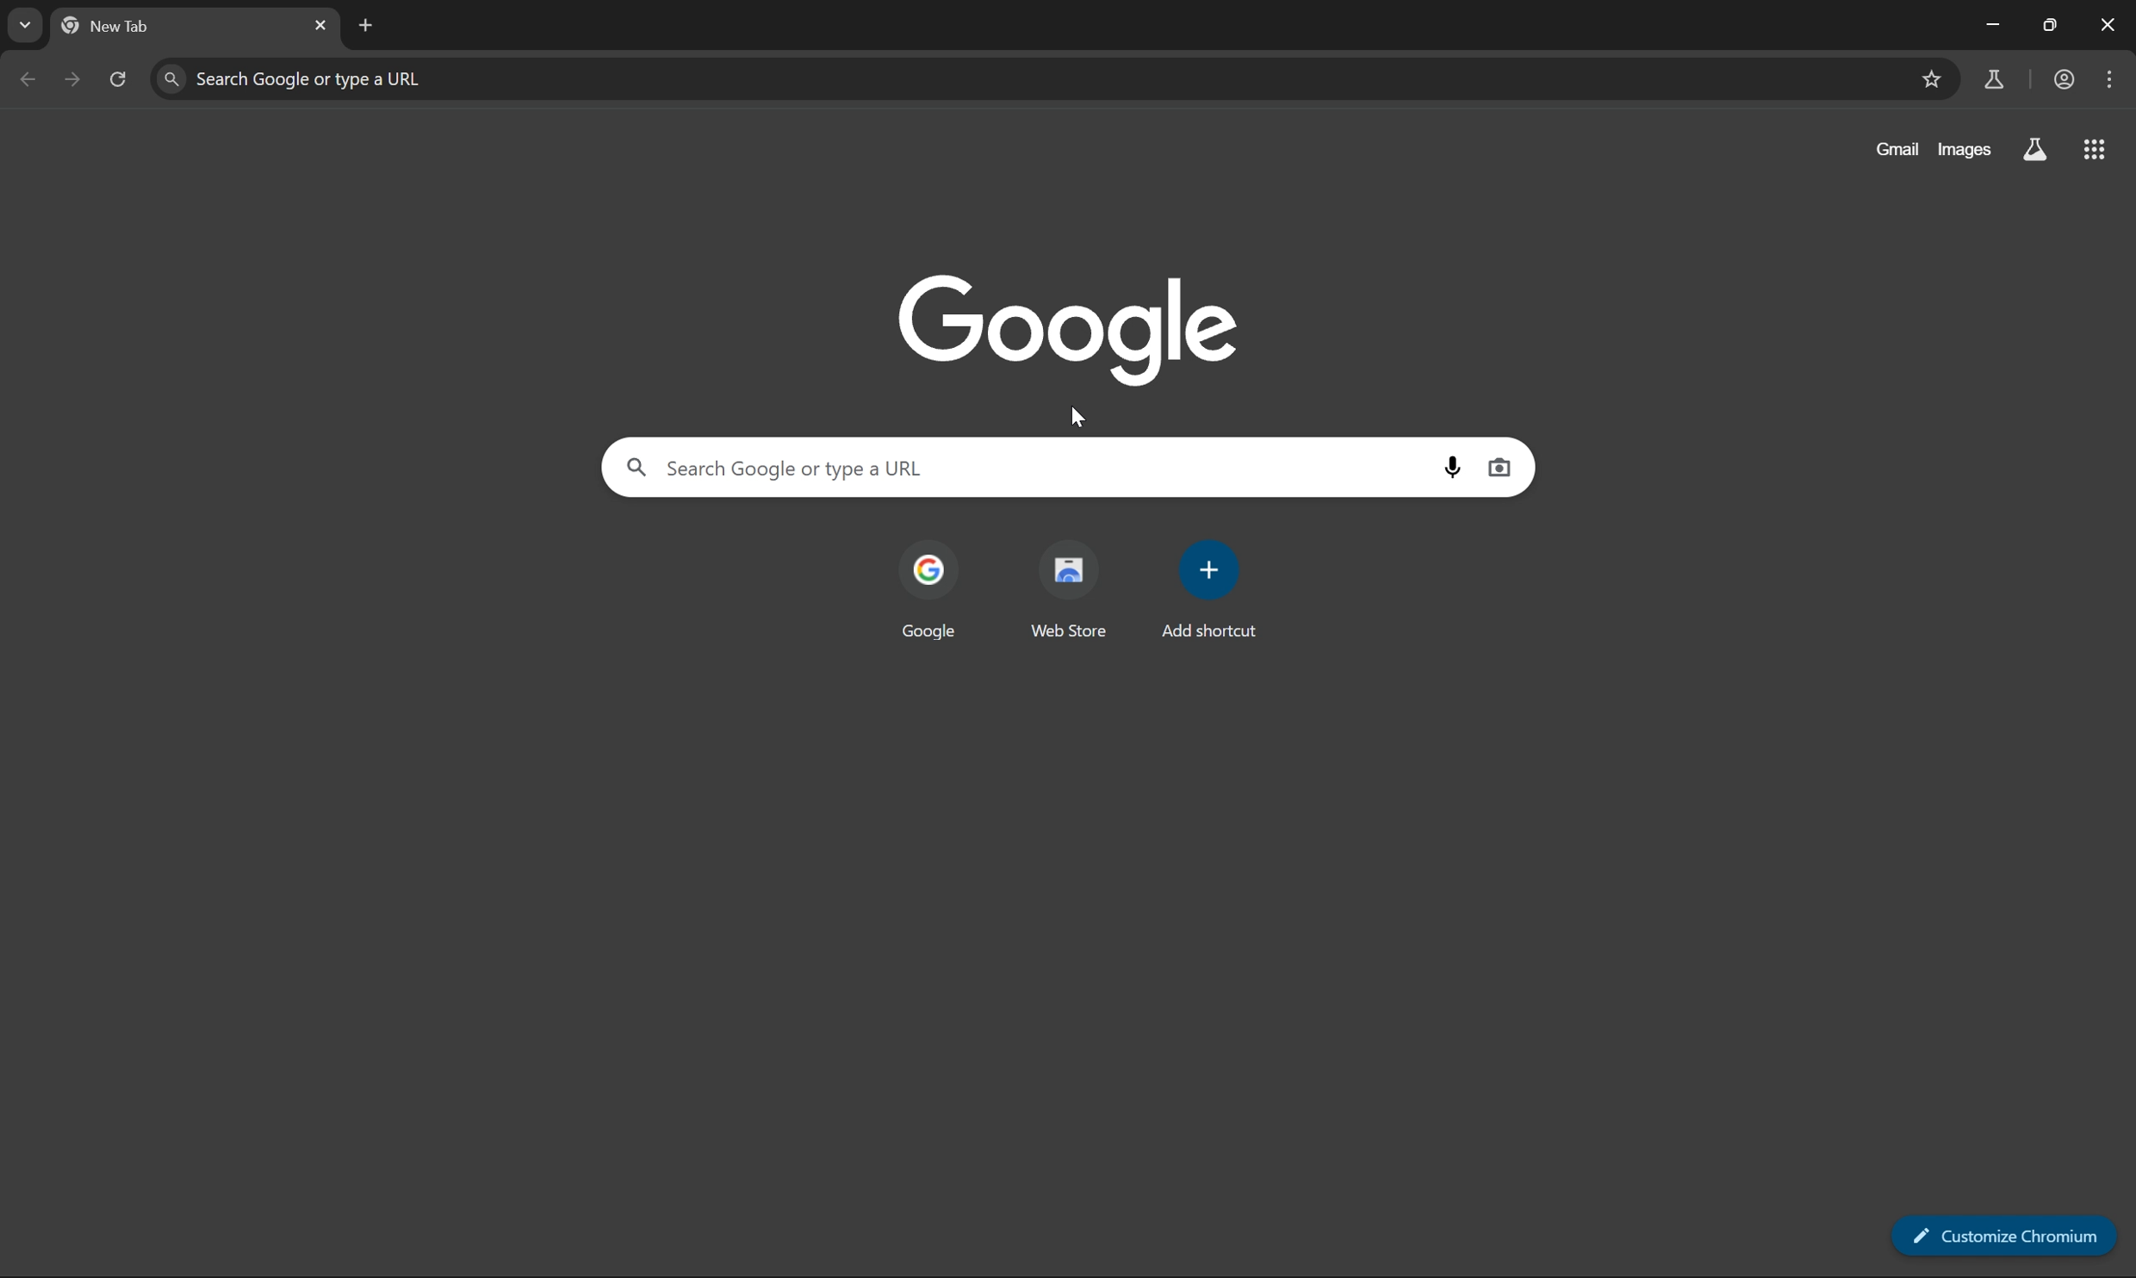 The width and height of the screenshot is (2136, 1278). Describe the element at coordinates (932, 595) in the screenshot. I see `google` at that location.